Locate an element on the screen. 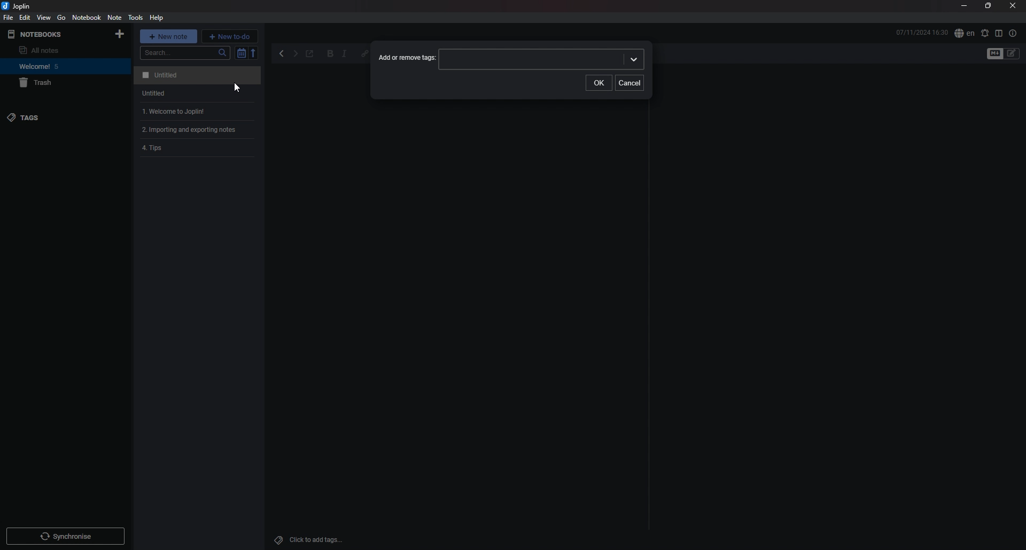  time and date is located at coordinates (922, 32).